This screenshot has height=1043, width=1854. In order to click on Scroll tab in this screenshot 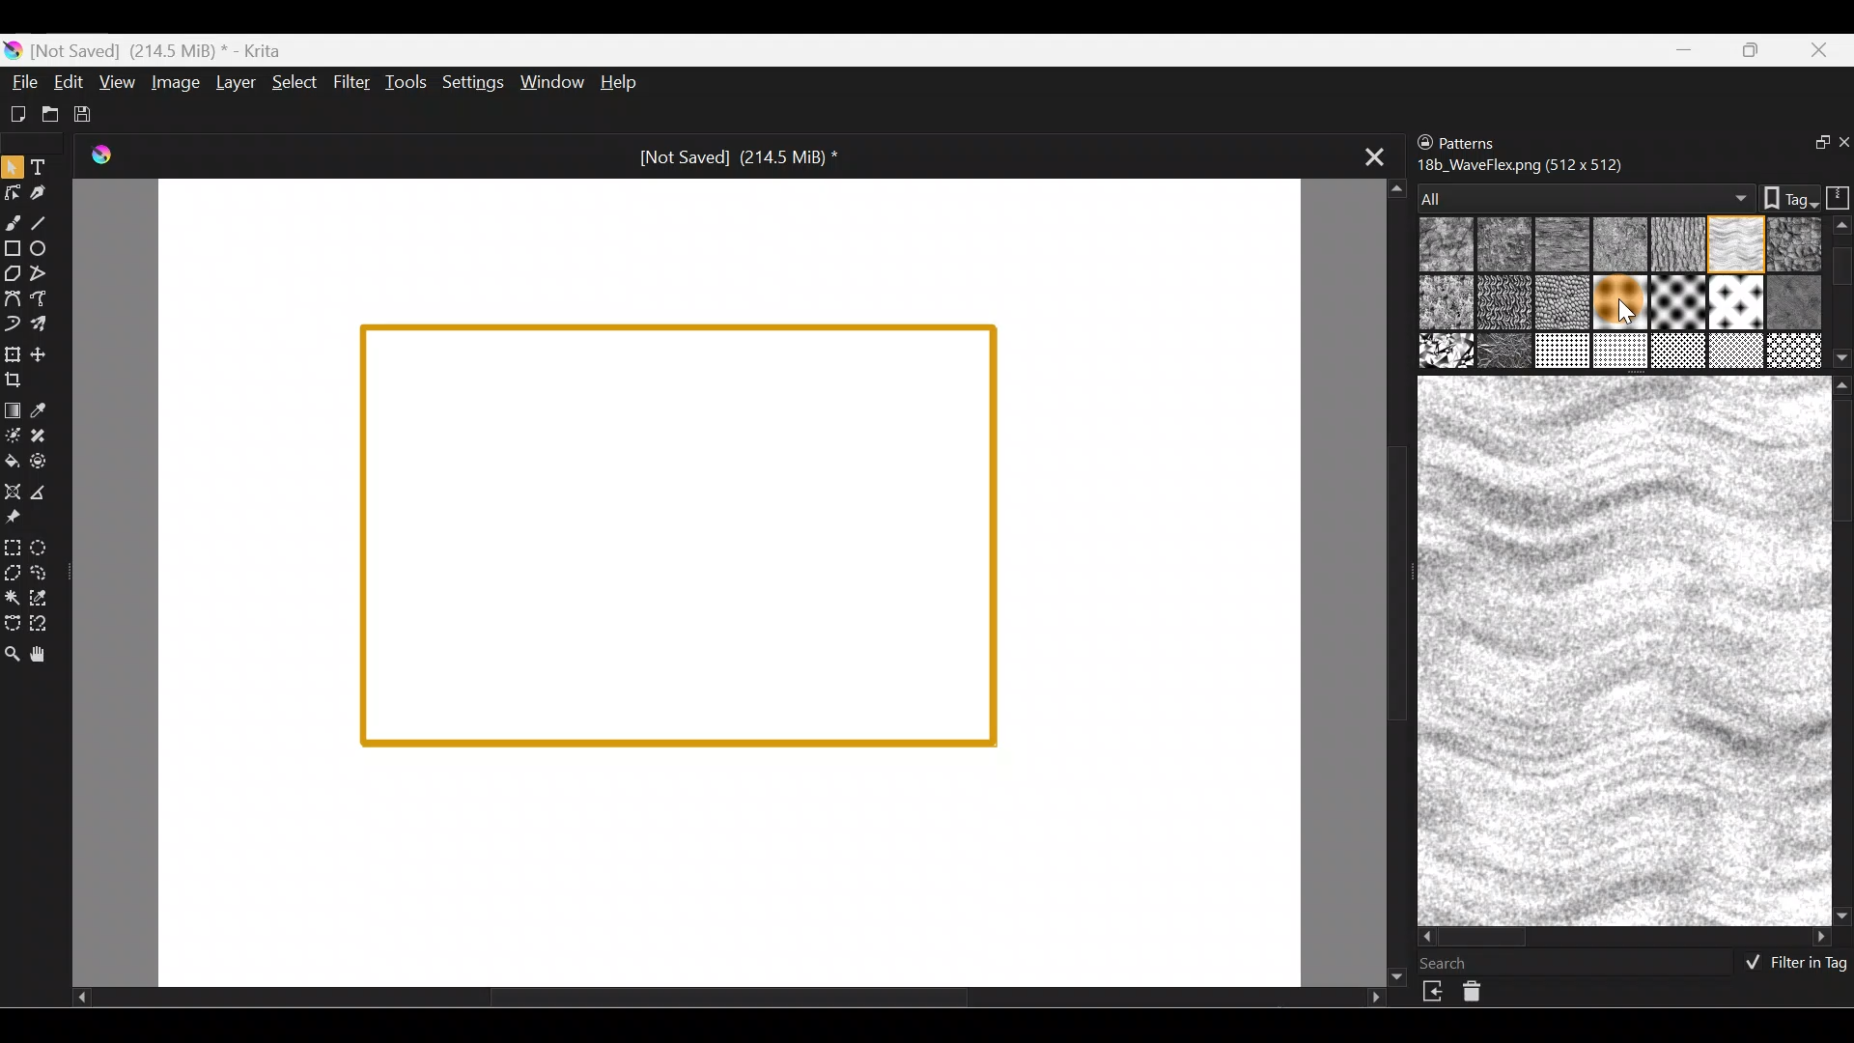, I will do `click(1389, 579)`.